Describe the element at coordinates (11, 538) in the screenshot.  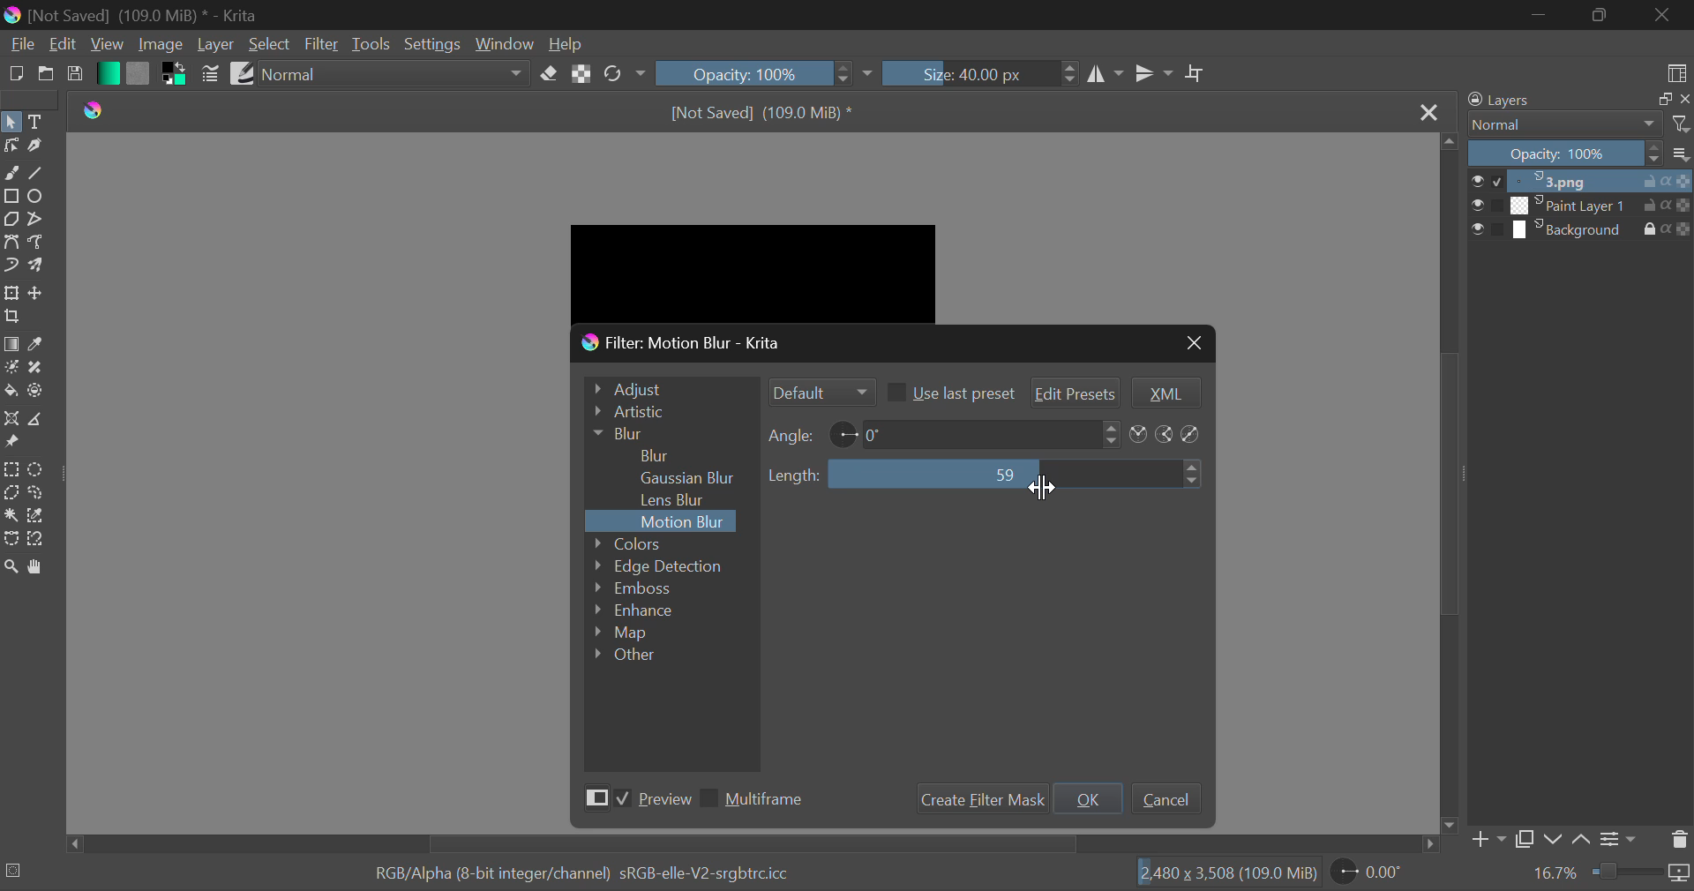
I see `Bezier Curve Selection Tool` at that location.